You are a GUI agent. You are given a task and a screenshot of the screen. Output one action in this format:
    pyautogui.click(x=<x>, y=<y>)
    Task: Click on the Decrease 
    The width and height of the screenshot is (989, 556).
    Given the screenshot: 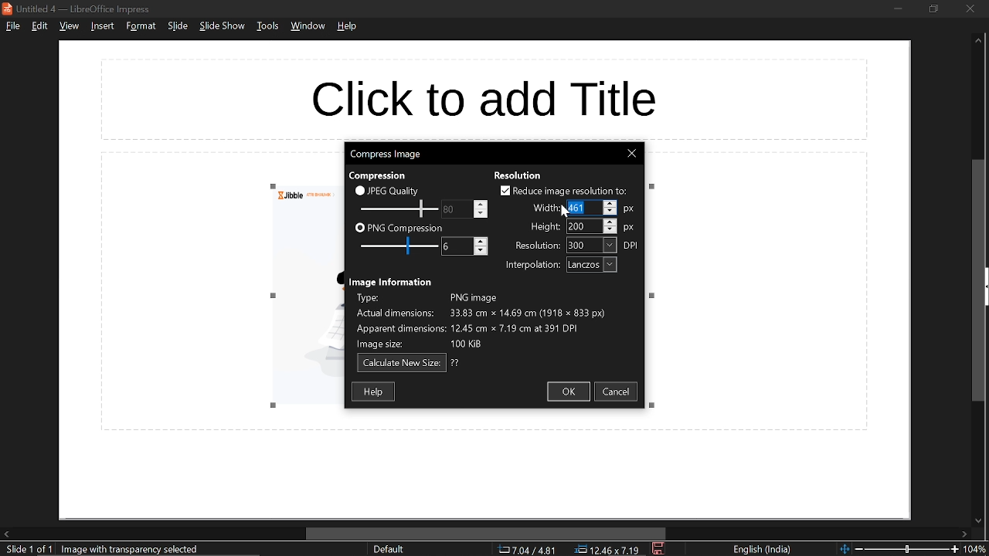 What is the action you would take?
    pyautogui.click(x=610, y=212)
    